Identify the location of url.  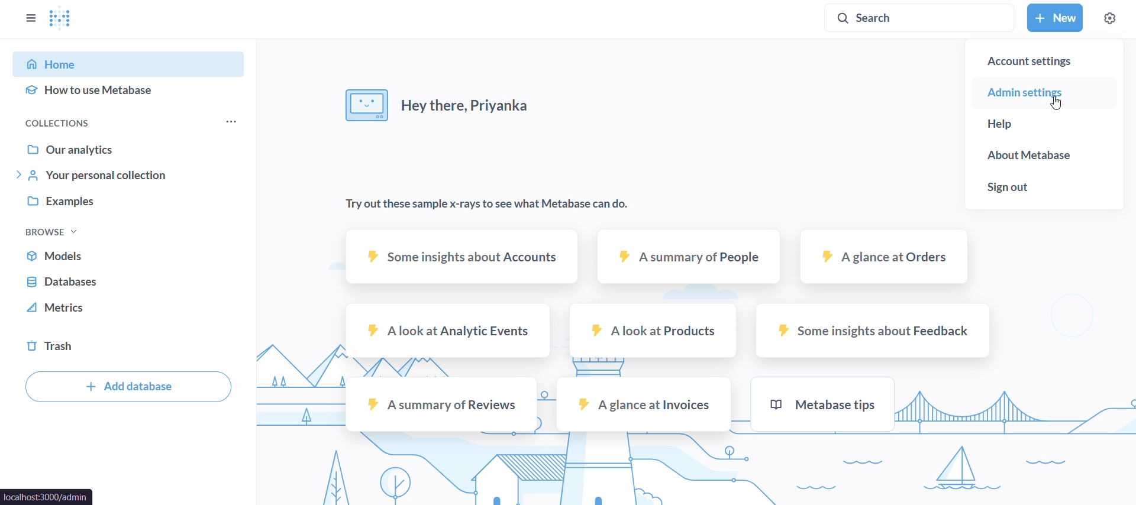
(47, 496).